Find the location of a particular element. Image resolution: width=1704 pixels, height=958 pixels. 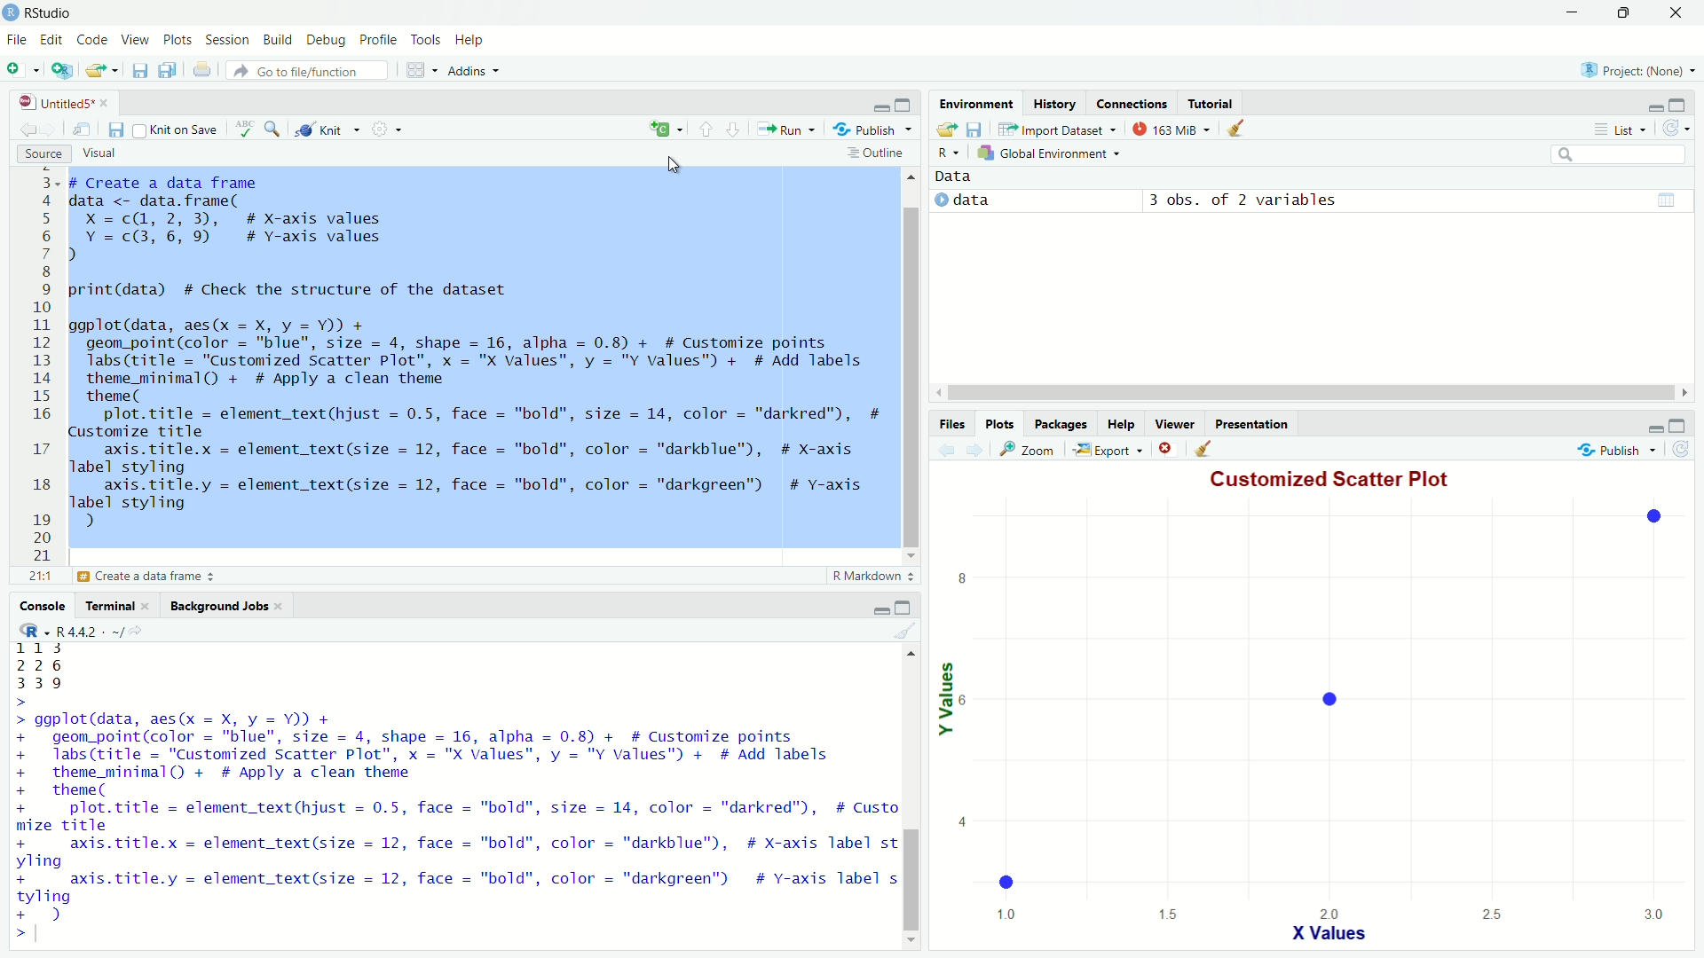

Session is located at coordinates (229, 42).